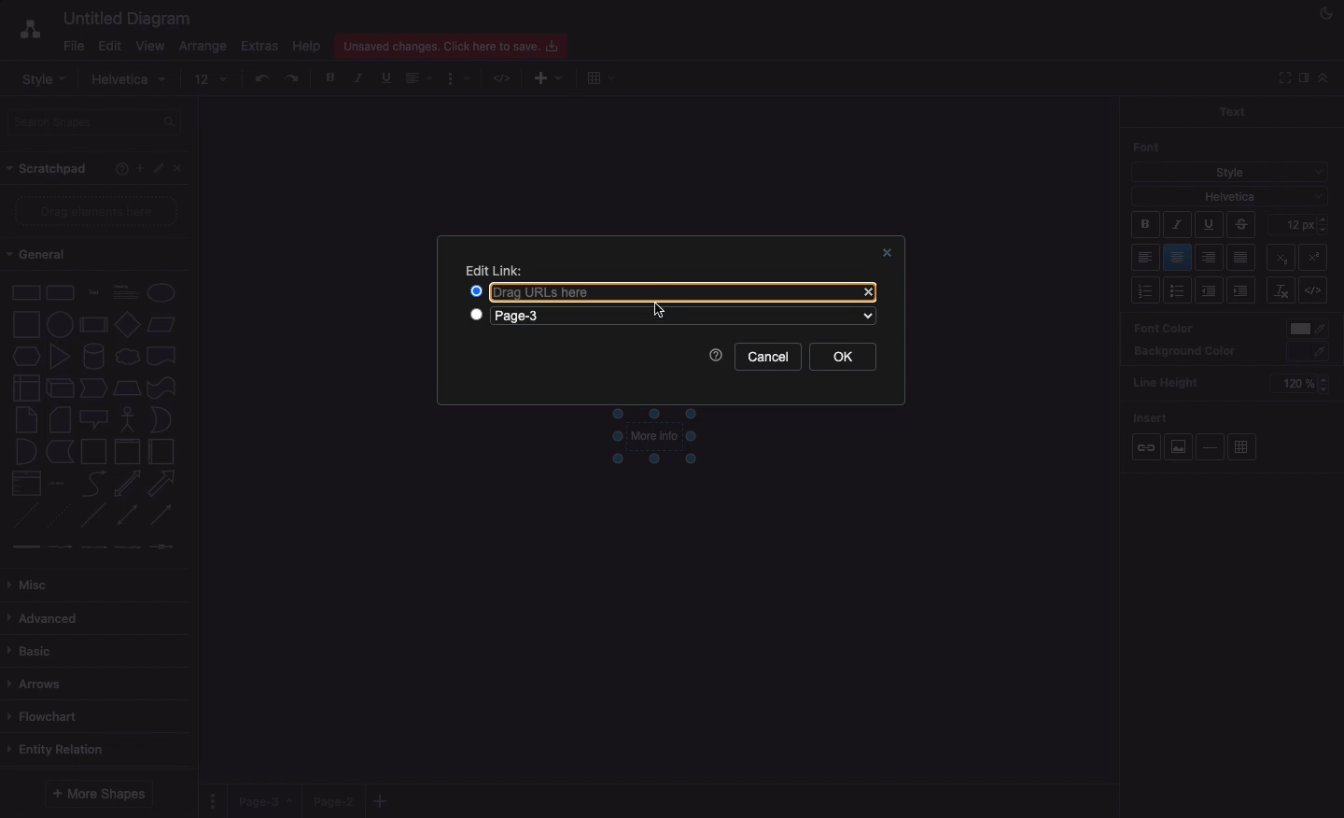 The image size is (1344, 818). Describe the element at coordinates (458, 79) in the screenshot. I see `Format` at that location.